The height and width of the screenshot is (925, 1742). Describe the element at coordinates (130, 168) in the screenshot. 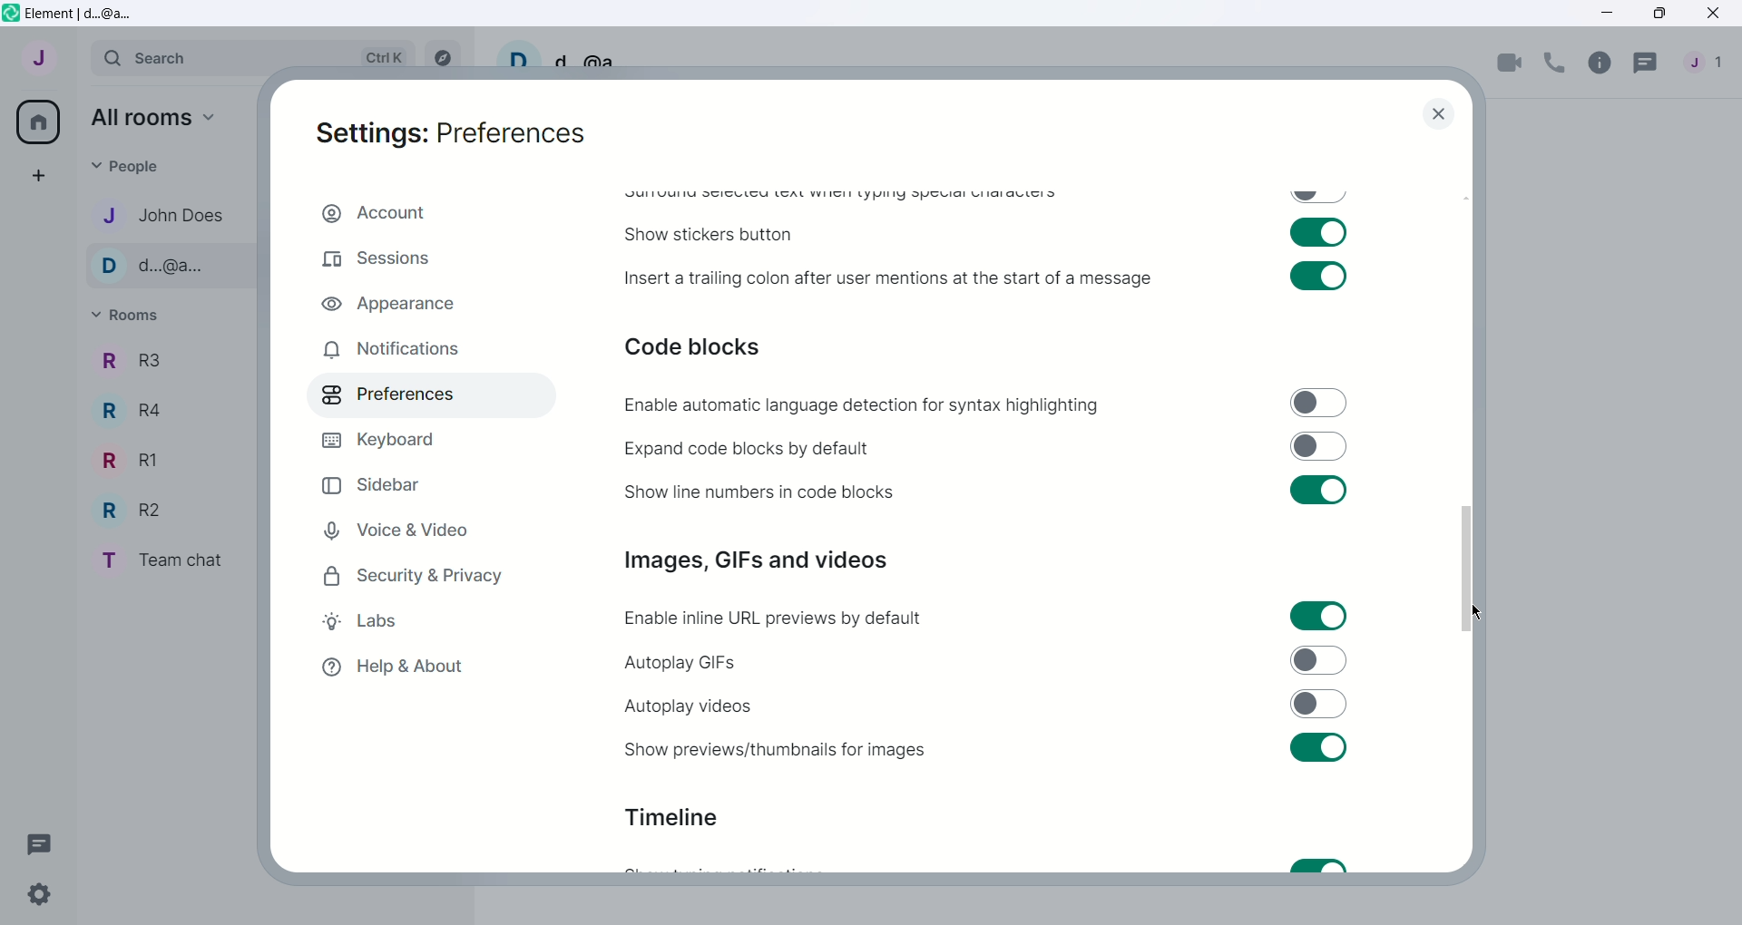

I see `People ` at that location.